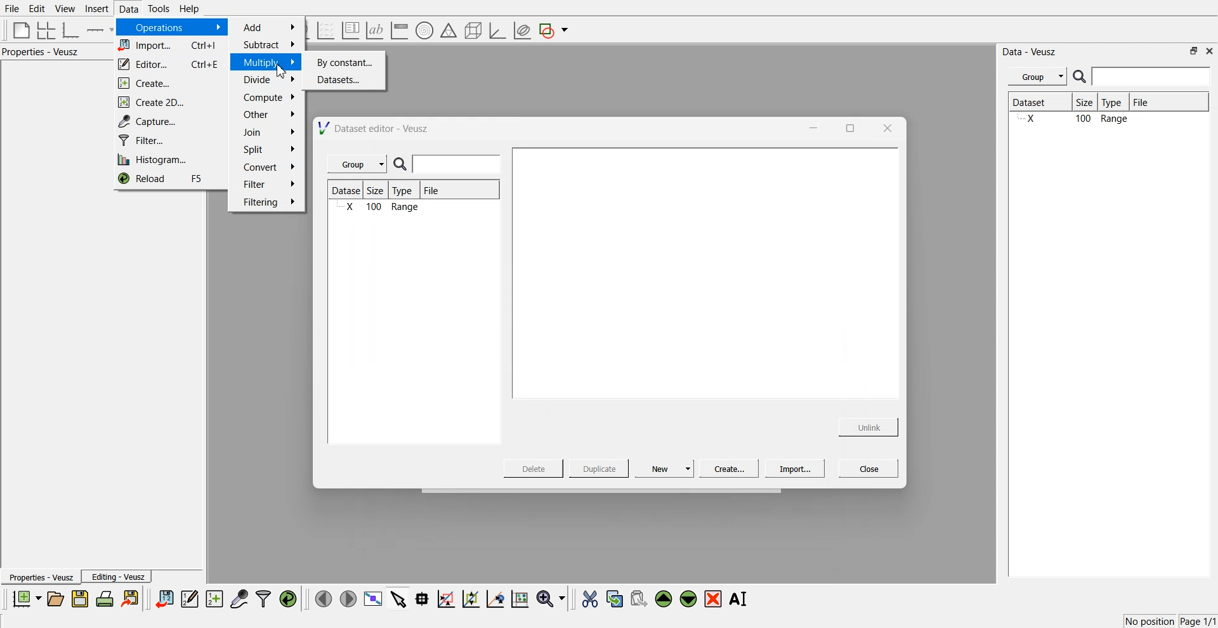 The image size is (1218, 628). Describe the element at coordinates (1115, 103) in the screenshot. I see `Type` at that location.